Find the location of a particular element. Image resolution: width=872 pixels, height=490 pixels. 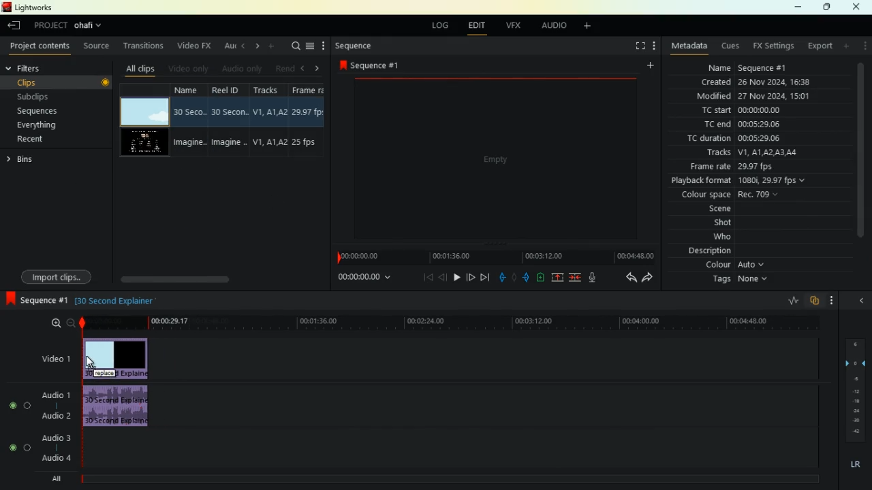

add is located at coordinates (649, 67).